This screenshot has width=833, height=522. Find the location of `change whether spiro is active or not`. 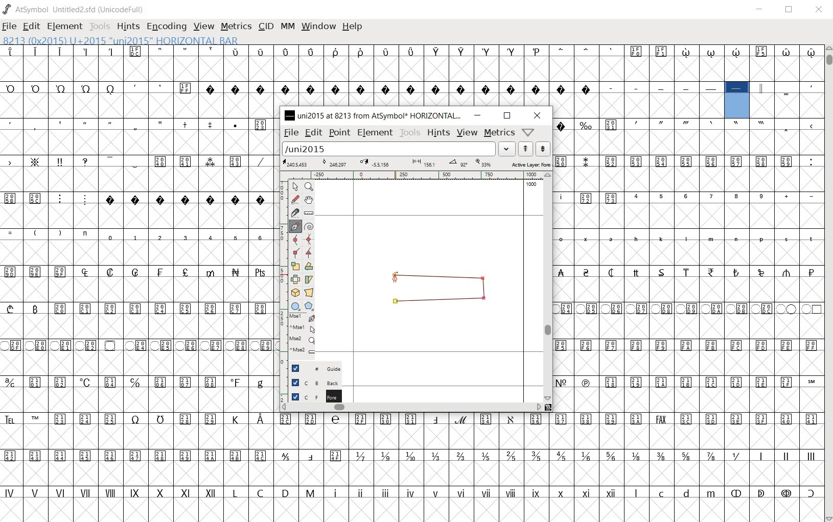

change whether spiro is active or not is located at coordinates (310, 227).